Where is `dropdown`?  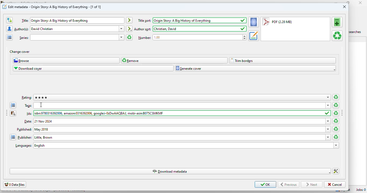 dropdown is located at coordinates (328, 129).